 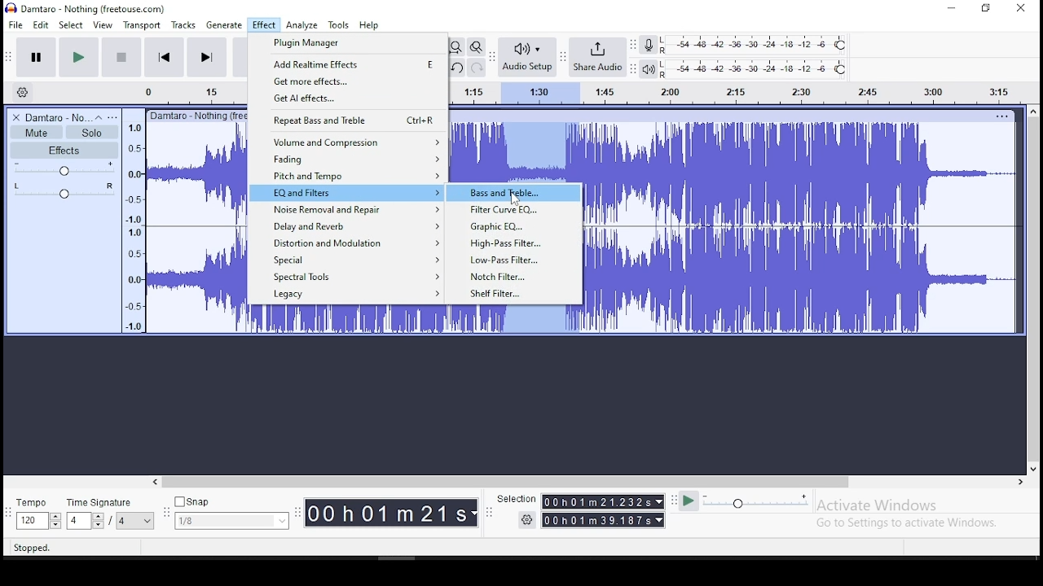 What do you see at coordinates (757, 501) in the screenshot?
I see `playback speed` at bounding box center [757, 501].